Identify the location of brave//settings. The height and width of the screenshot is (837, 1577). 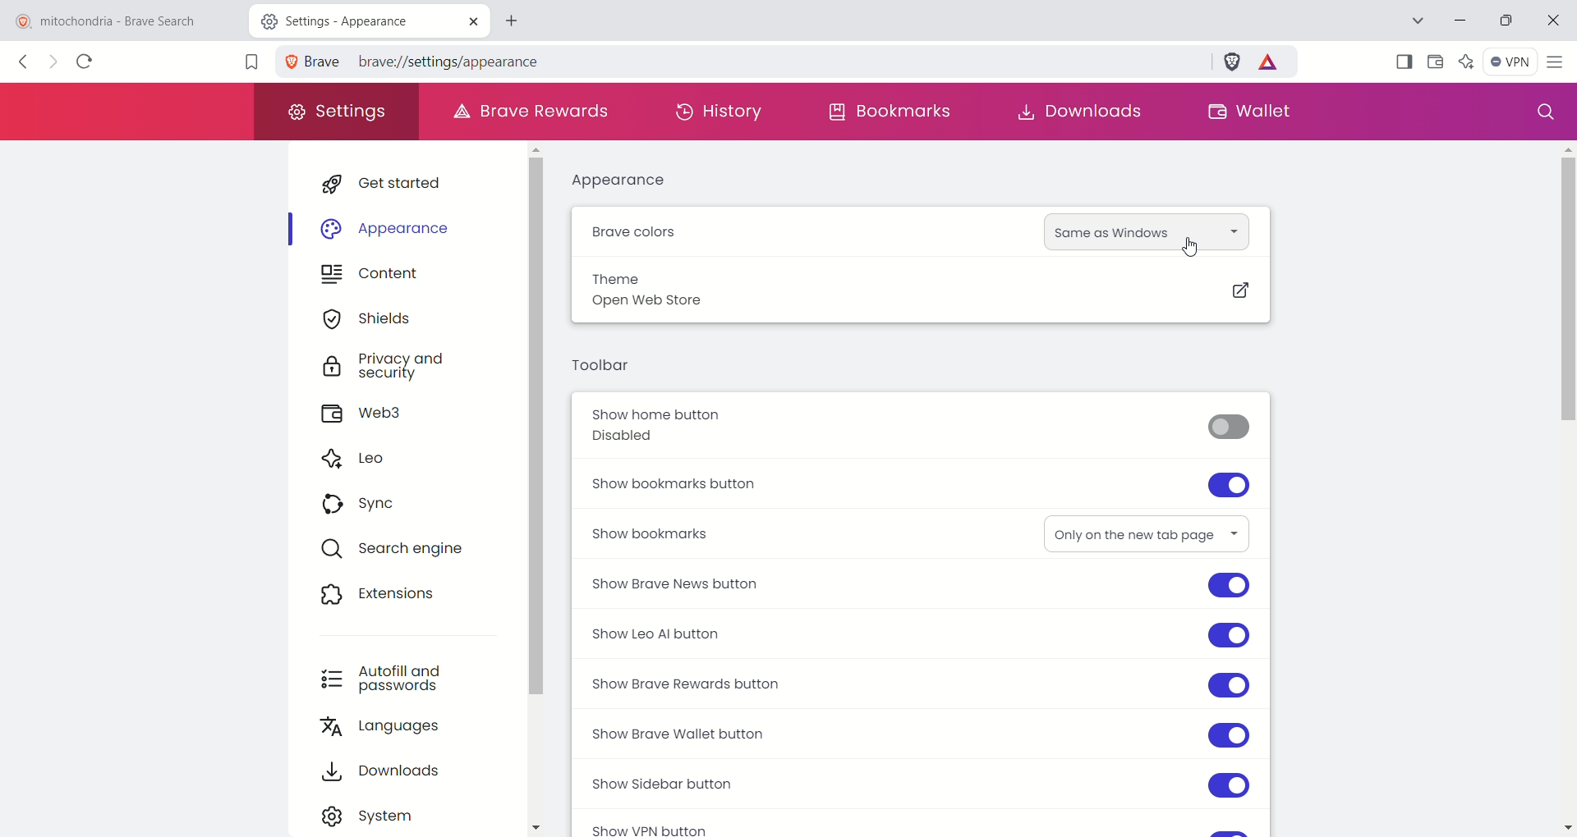
(419, 59).